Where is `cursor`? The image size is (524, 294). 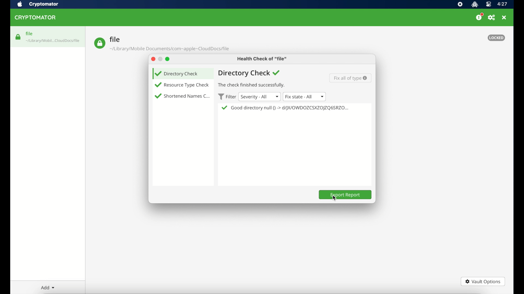
cursor is located at coordinates (334, 199).